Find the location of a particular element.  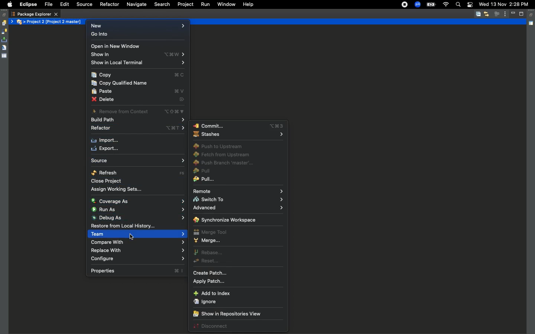

Coverage as is located at coordinates (137, 200).